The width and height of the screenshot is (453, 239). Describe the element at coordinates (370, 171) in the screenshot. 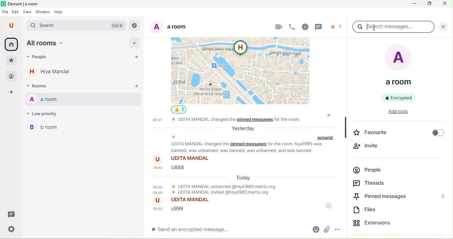

I see `people` at that location.